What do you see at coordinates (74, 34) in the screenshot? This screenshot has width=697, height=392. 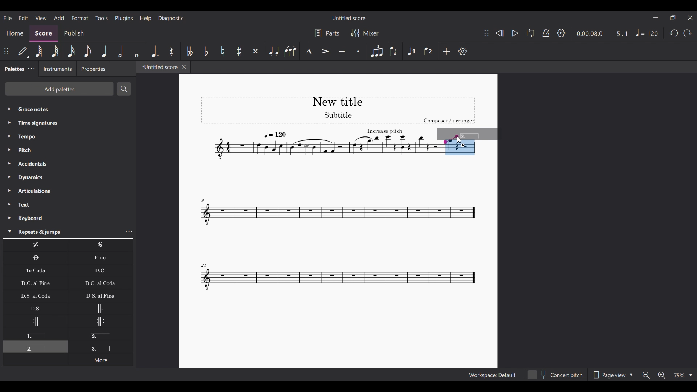 I see `Publish section` at bounding box center [74, 34].